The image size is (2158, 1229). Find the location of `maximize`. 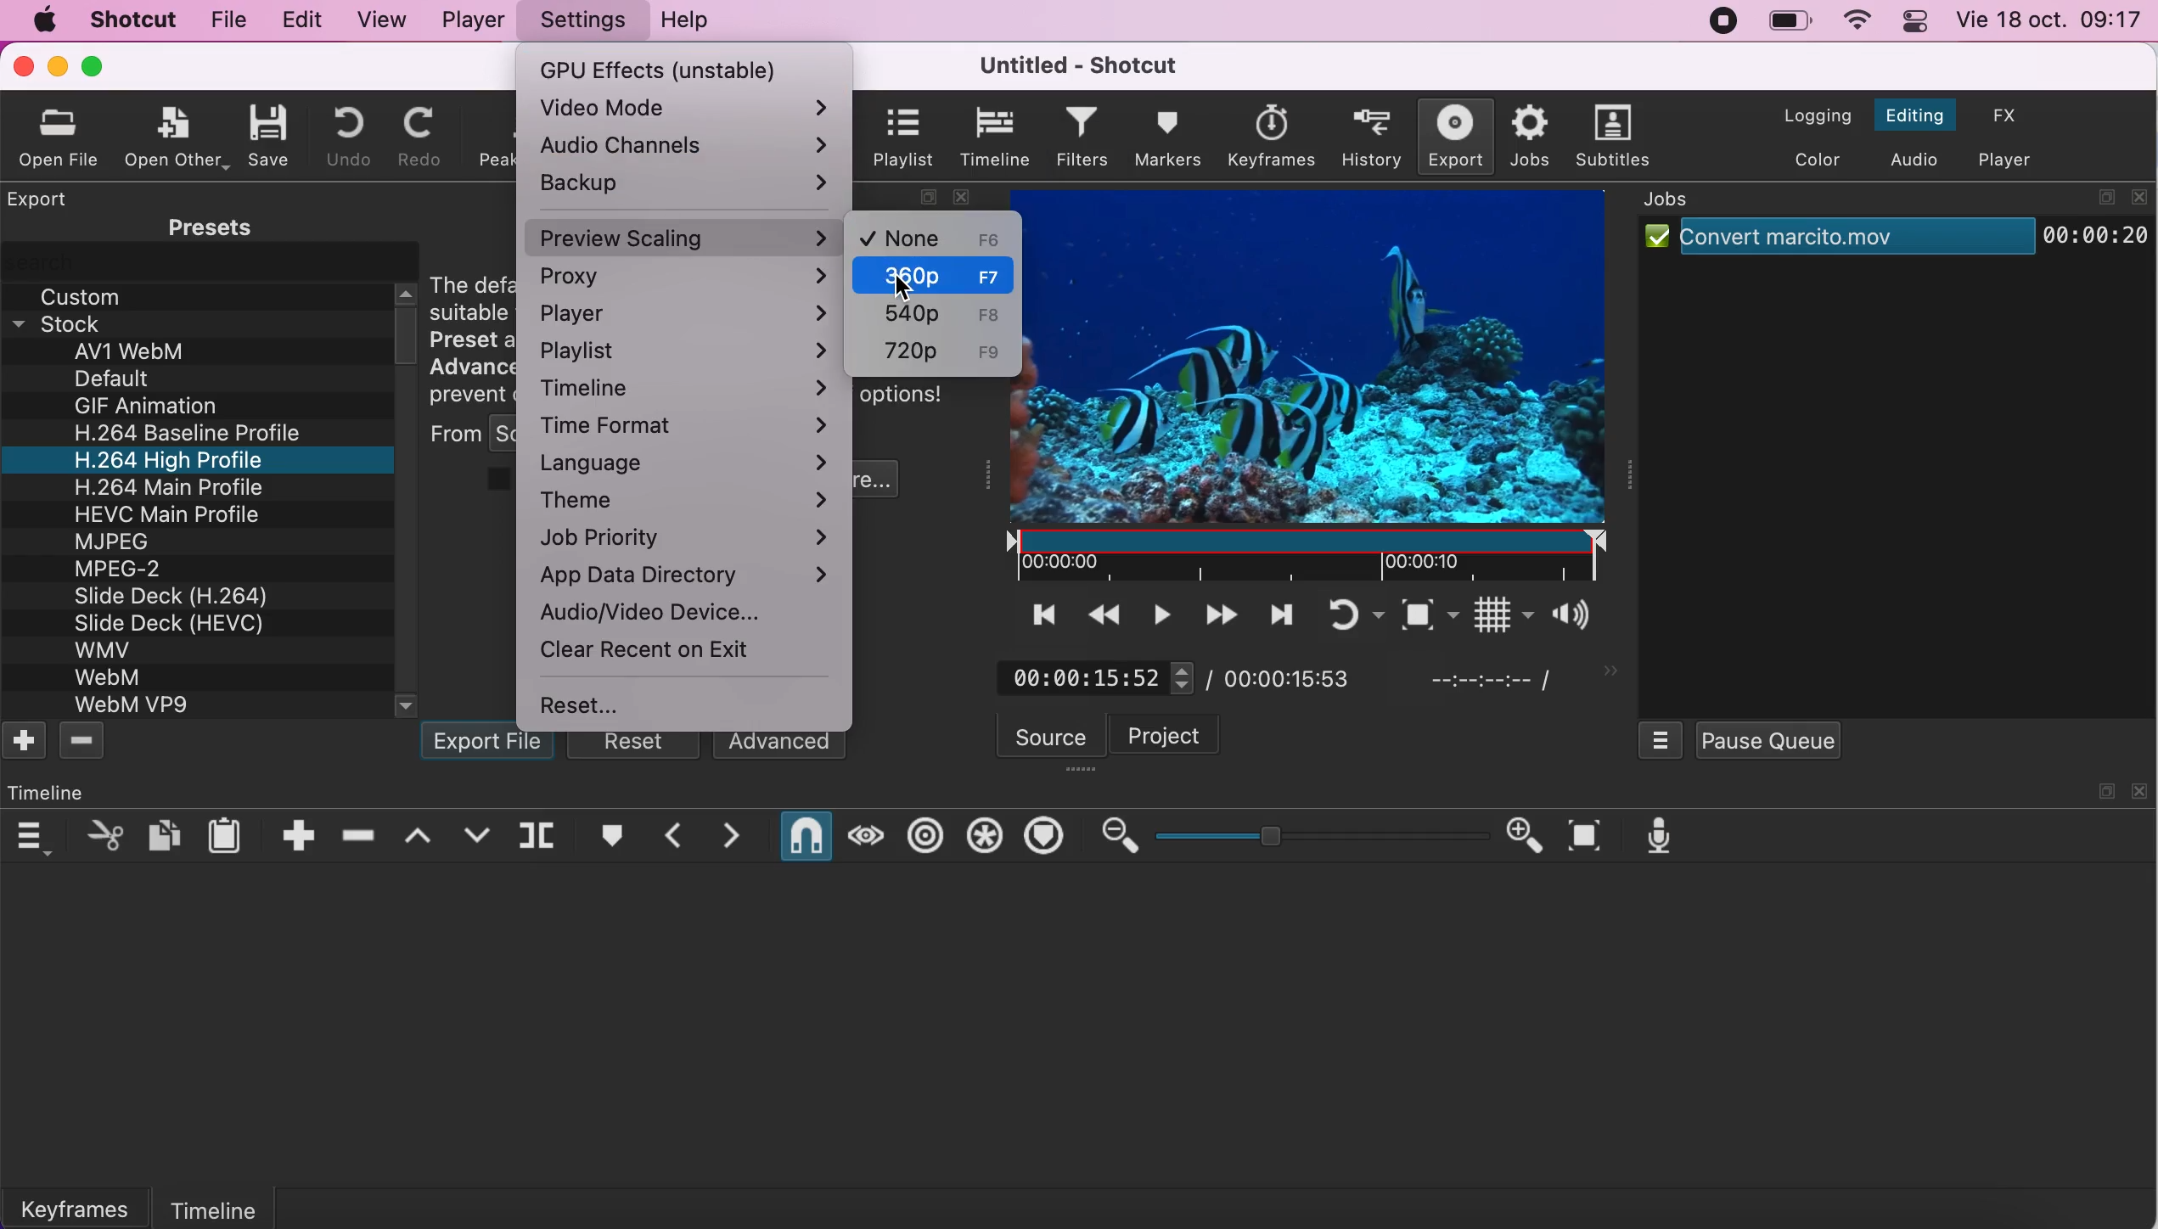

maximize is located at coordinates (96, 66).